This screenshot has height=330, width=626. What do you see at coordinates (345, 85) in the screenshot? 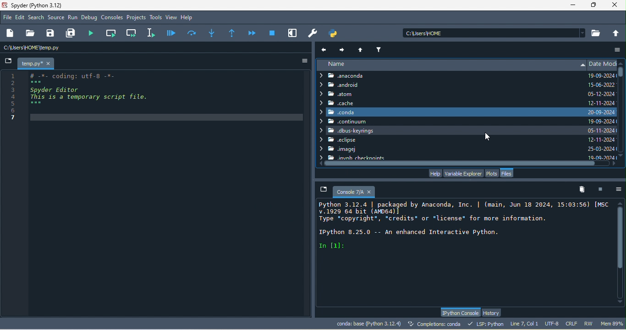
I see `android` at bounding box center [345, 85].